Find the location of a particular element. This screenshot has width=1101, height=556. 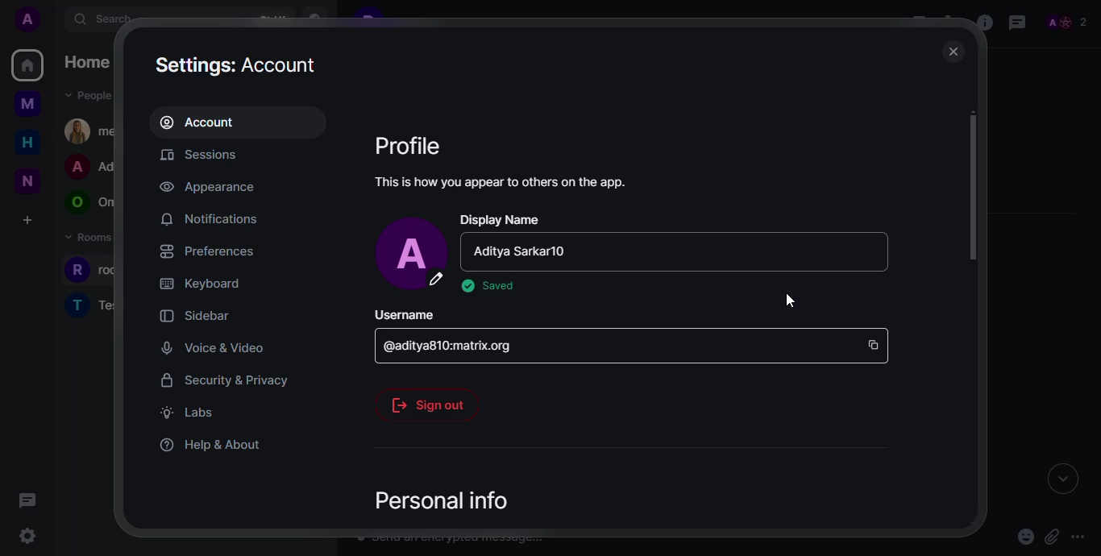

keyboard is located at coordinates (200, 282).